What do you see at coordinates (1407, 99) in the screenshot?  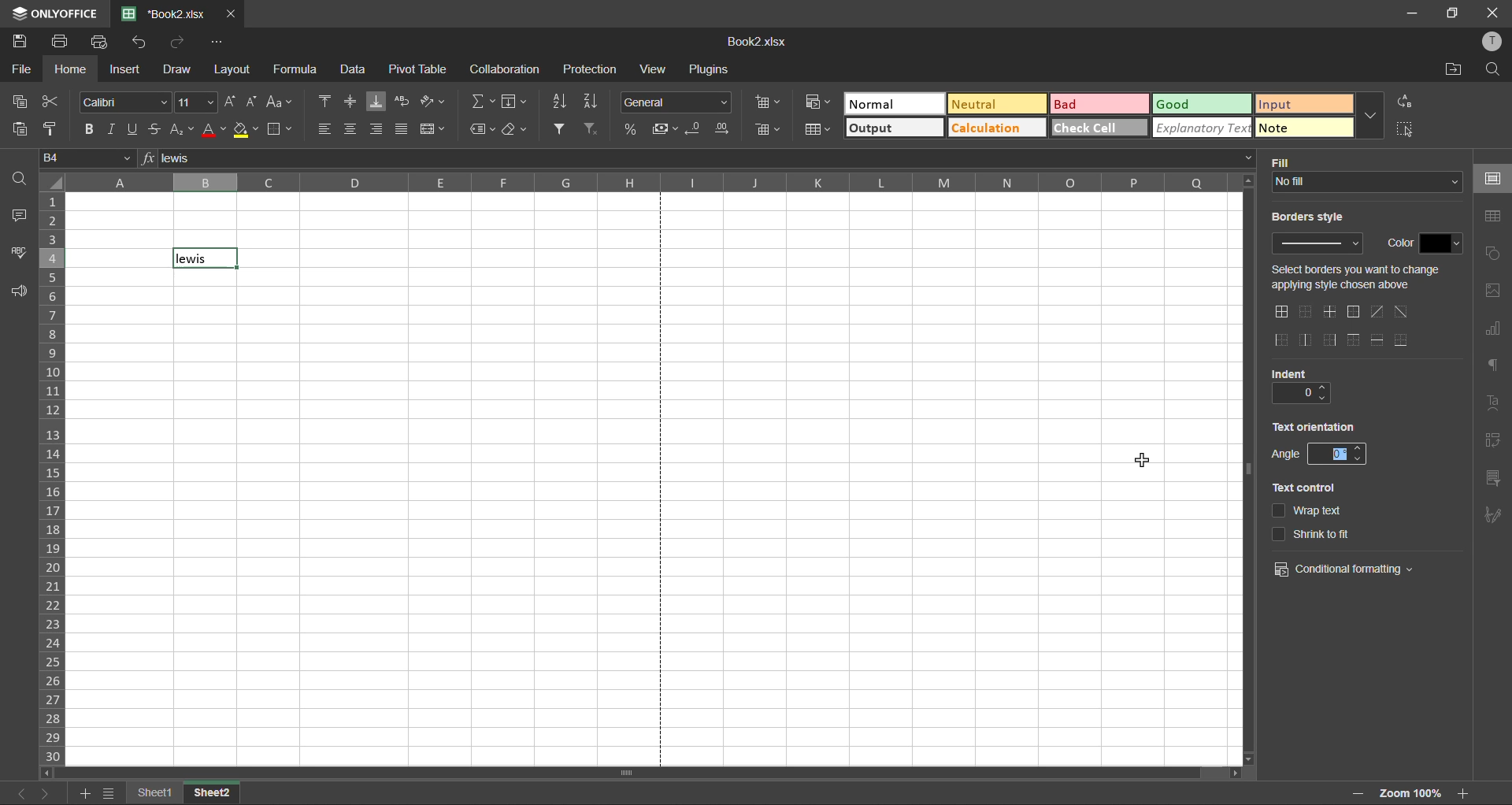 I see `replace` at bounding box center [1407, 99].